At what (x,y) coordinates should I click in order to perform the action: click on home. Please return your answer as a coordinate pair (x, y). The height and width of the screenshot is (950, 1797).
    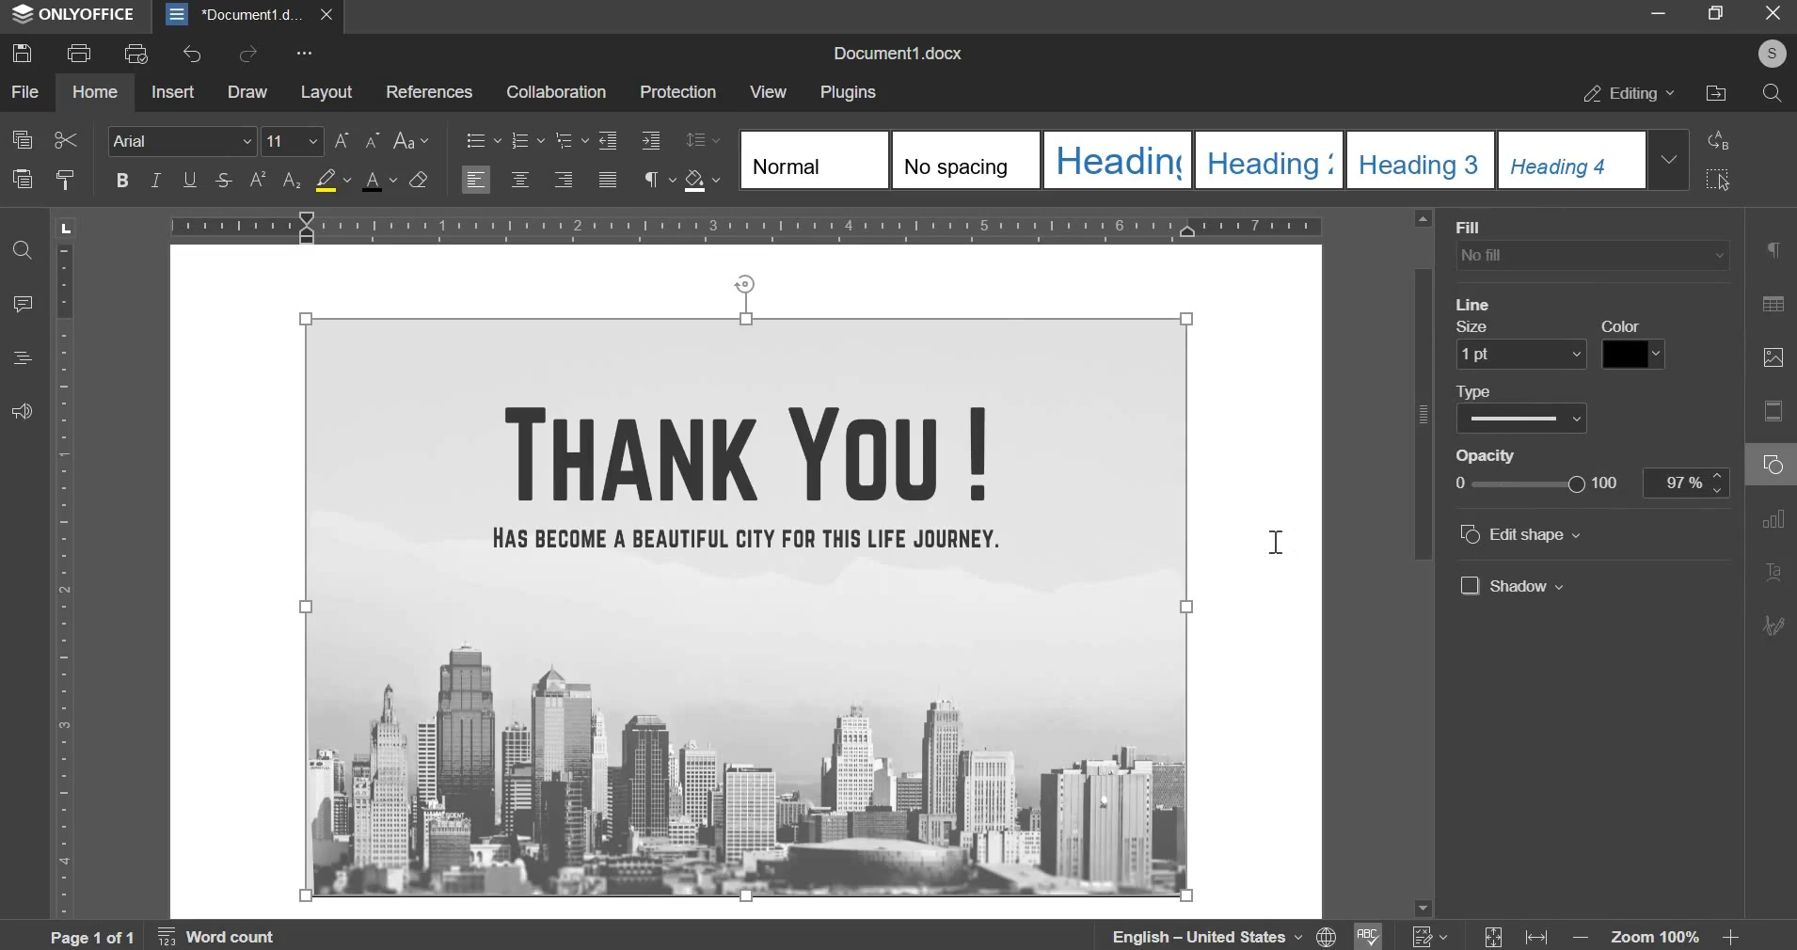
    Looking at the image, I should click on (94, 90).